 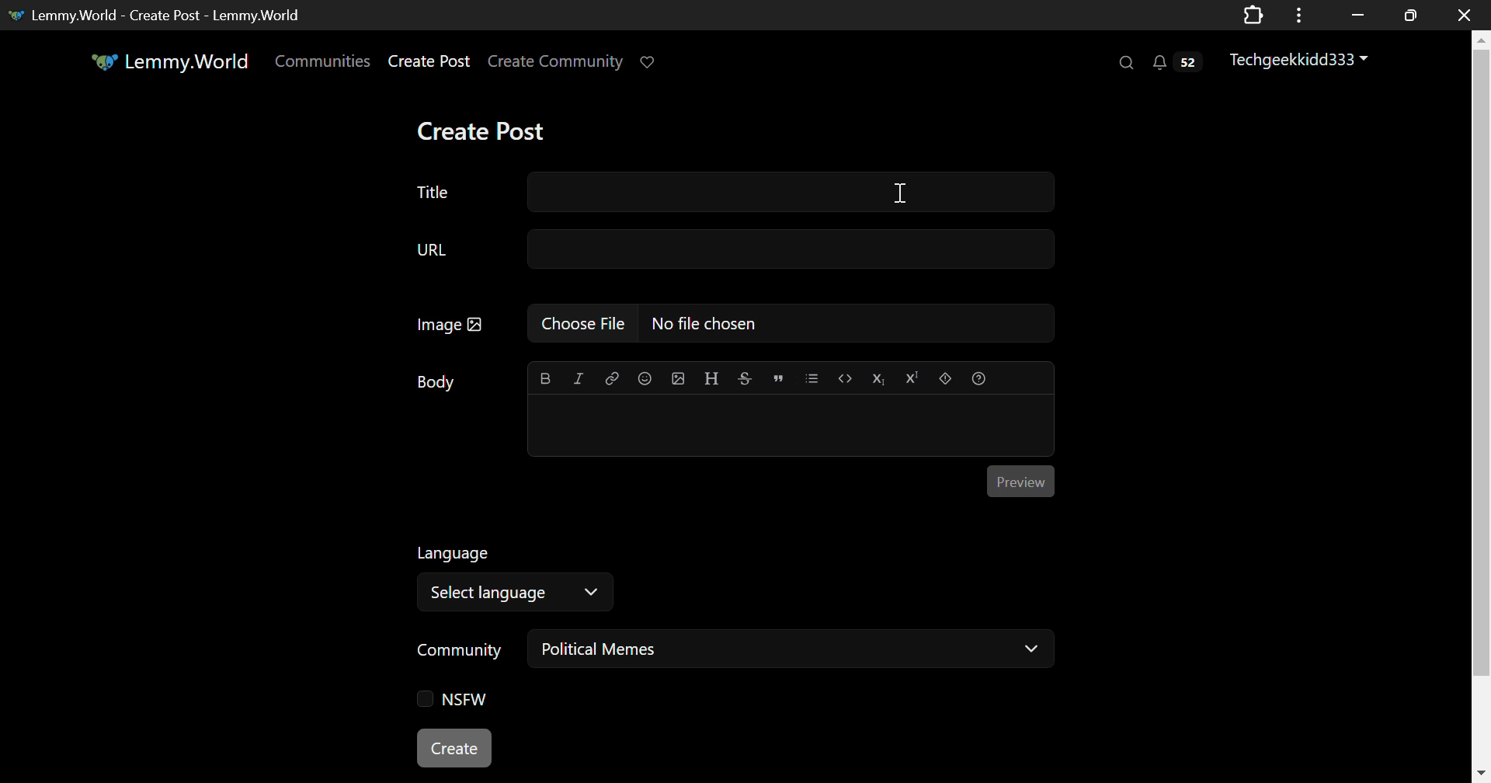 I want to click on Strikethrough, so click(x=745, y=378).